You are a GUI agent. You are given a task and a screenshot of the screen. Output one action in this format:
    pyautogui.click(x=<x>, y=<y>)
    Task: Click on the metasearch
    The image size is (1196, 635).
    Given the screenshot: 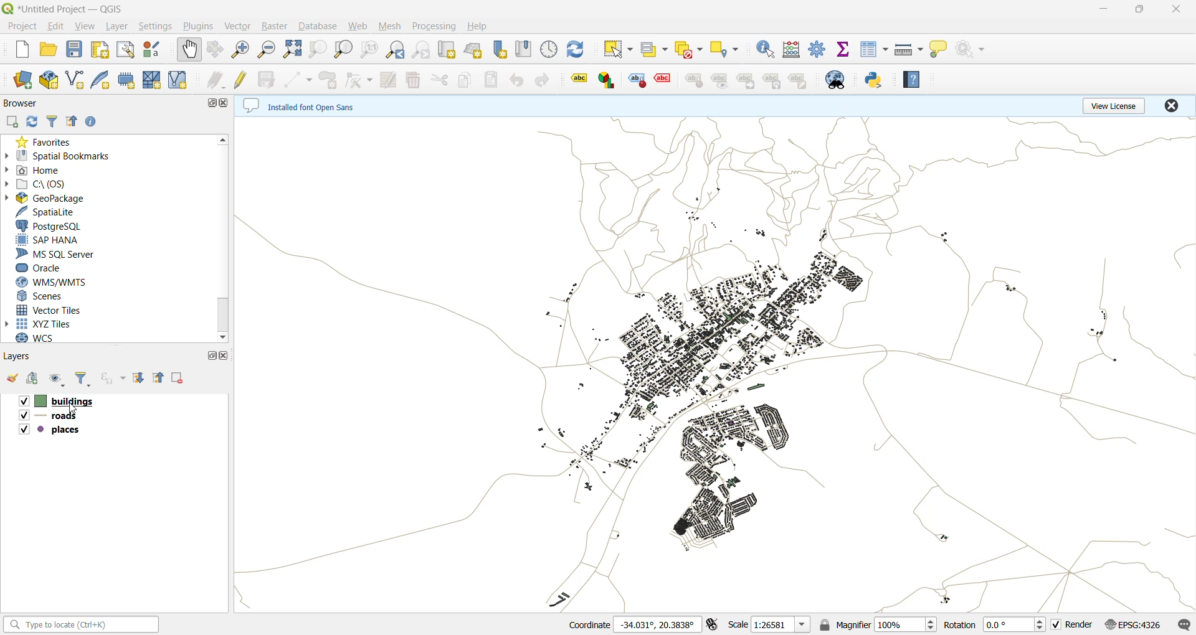 What is the action you would take?
    pyautogui.click(x=834, y=80)
    